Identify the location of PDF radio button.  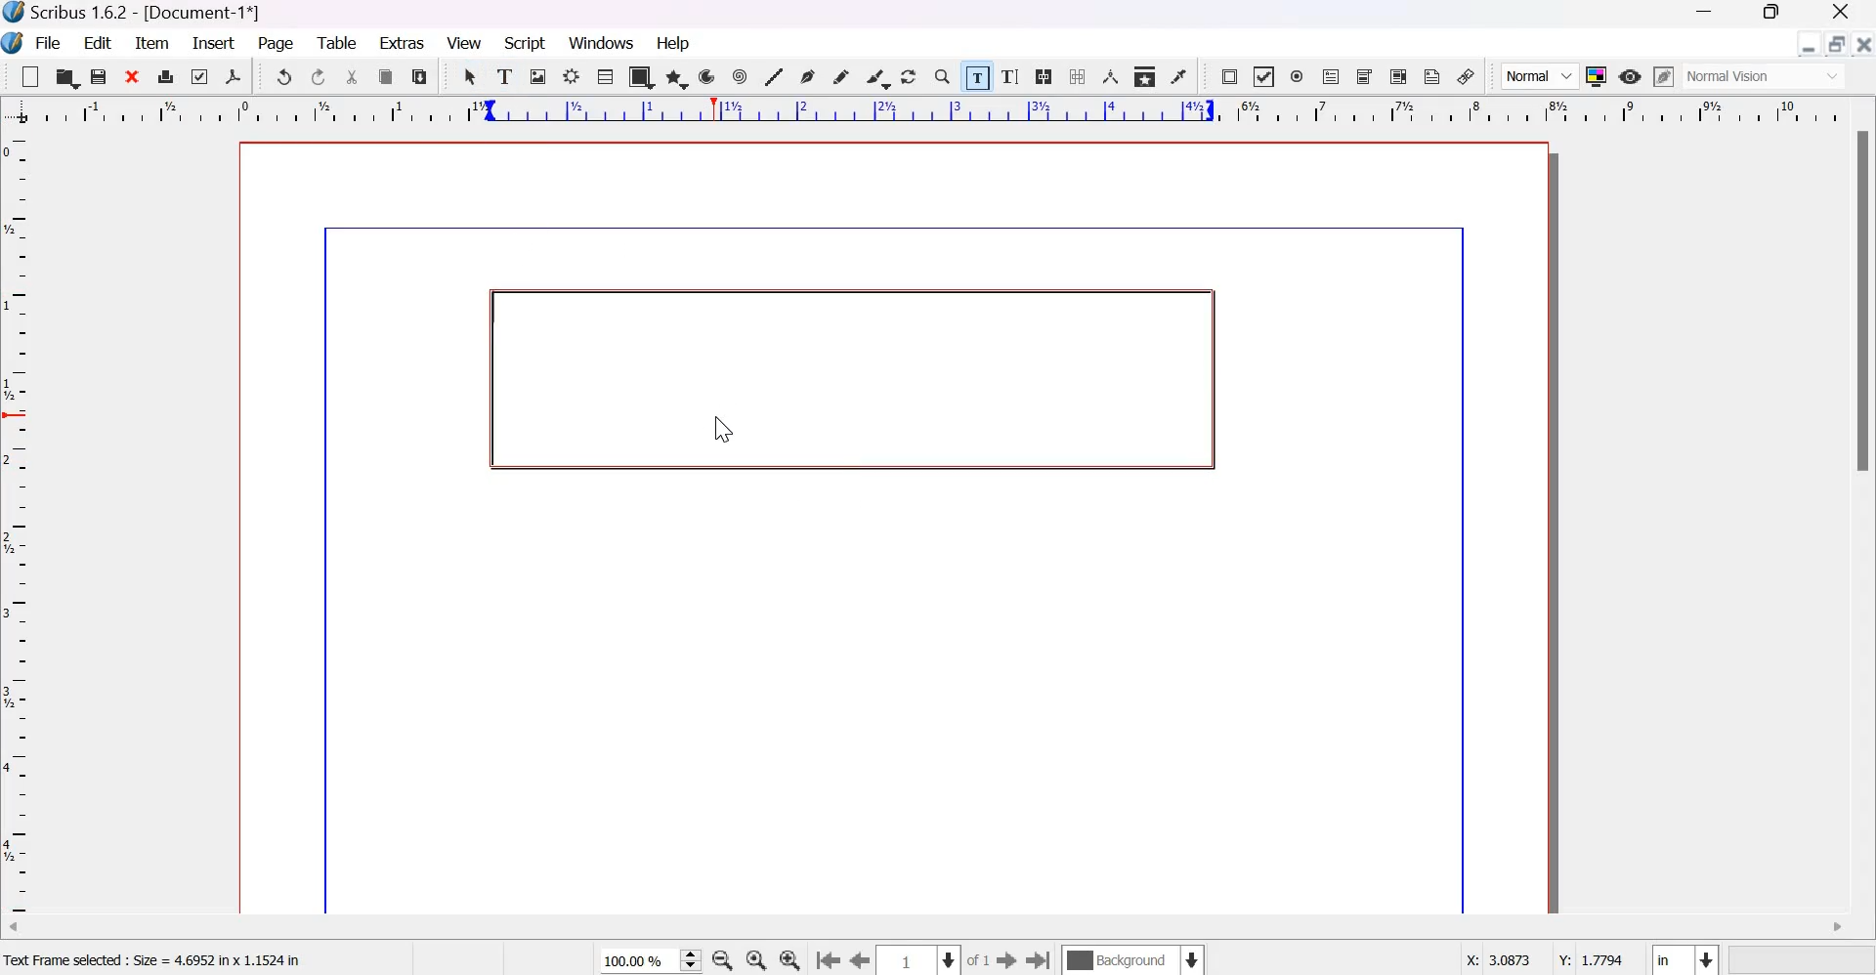
(1298, 77).